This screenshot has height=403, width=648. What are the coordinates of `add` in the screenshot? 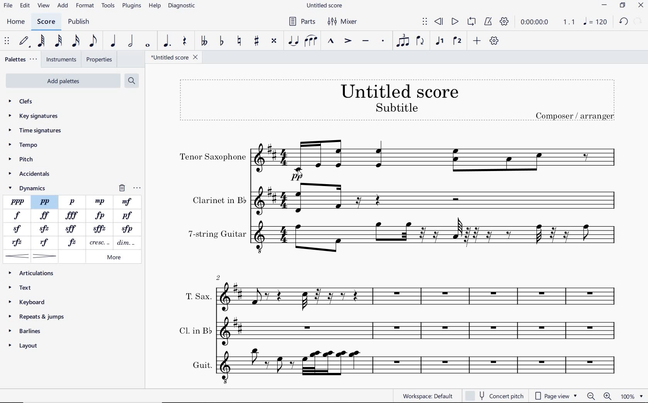 It's located at (63, 6).